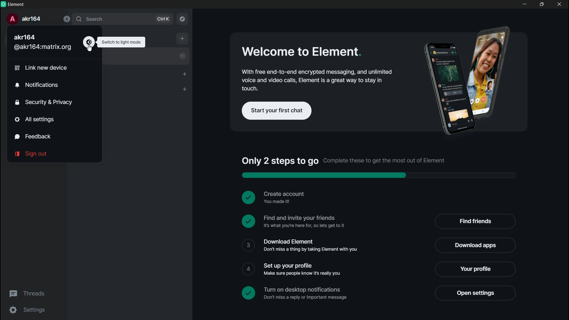 The image size is (569, 320). What do you see at coordinates (542, 4) in the screenshot?
I see `maximize or restore` at bounding box center [542, 4].